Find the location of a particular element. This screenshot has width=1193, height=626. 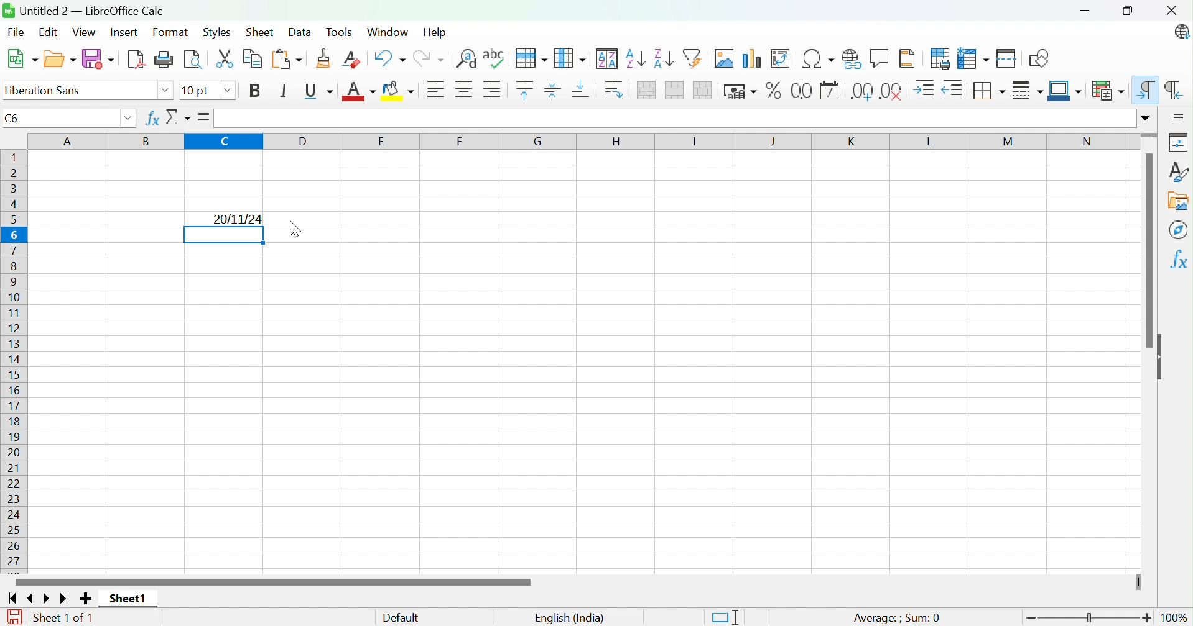

Font name is located at coordinates (80, 92).